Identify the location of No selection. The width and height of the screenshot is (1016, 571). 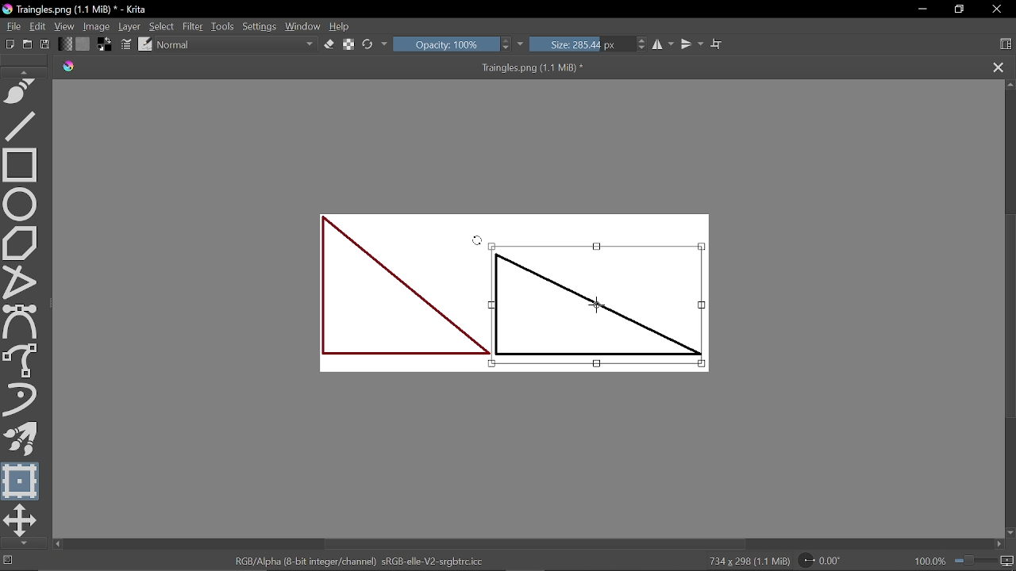
(6, 561).